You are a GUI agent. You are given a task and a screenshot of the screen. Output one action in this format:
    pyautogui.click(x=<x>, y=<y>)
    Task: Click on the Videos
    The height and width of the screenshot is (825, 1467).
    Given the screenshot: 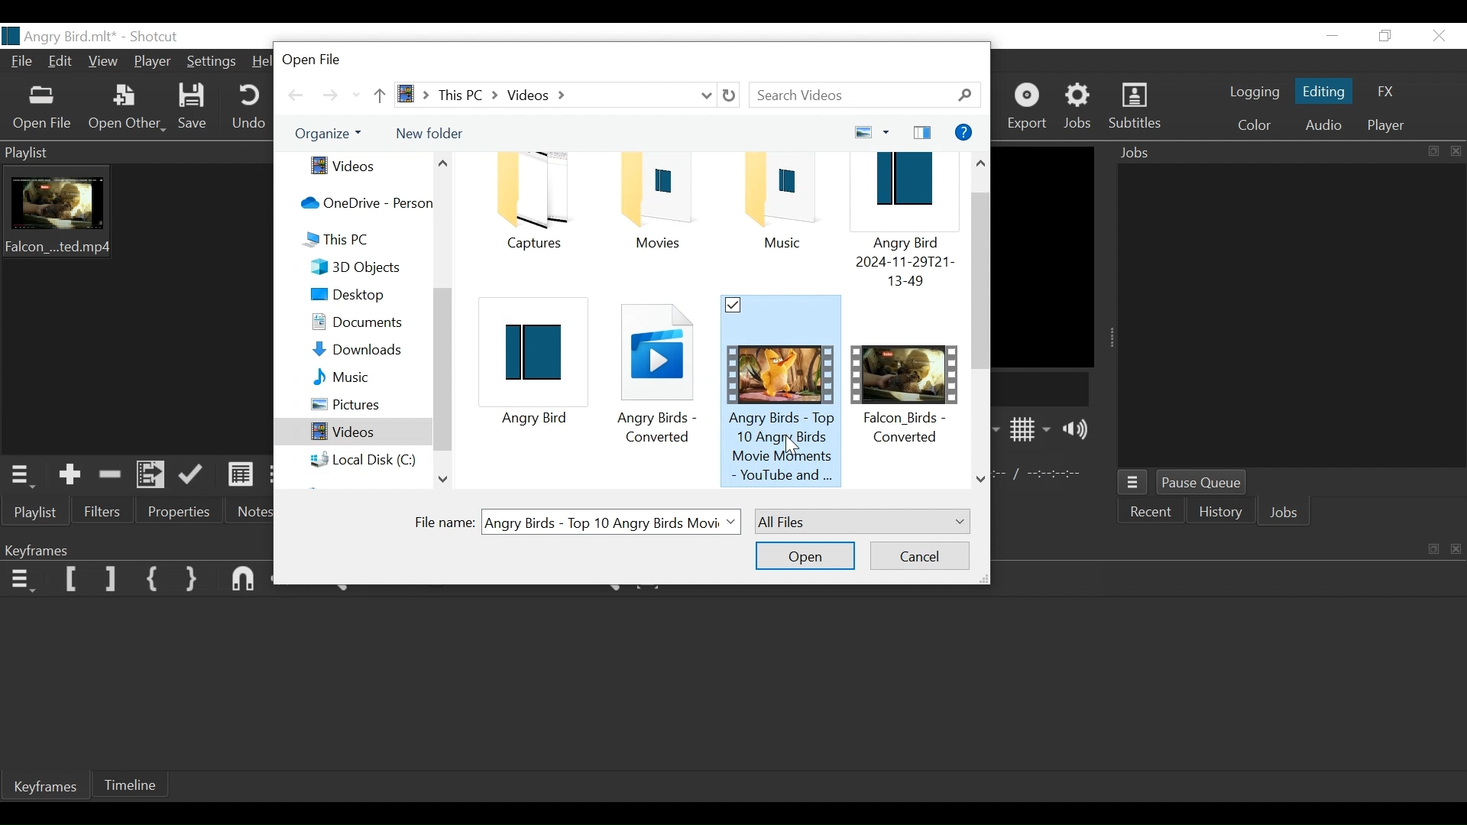 What is the action you would take?
    pyautogui.click(x=361, y=167)
    